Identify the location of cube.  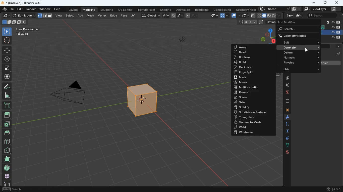
(338, 54).